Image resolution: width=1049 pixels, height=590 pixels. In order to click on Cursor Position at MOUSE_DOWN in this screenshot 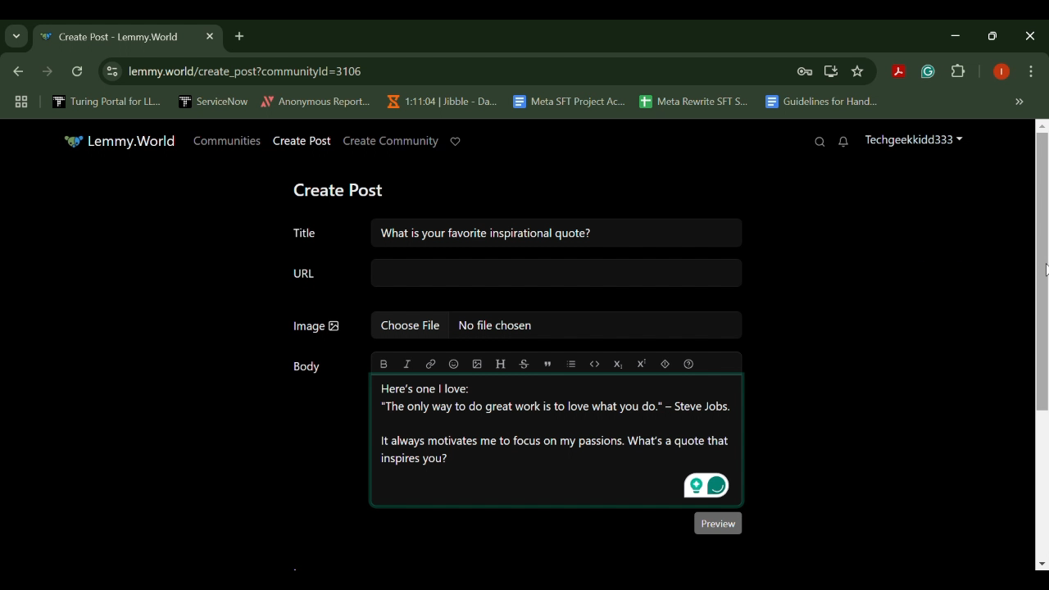, I will do `click(1042, 272)`.